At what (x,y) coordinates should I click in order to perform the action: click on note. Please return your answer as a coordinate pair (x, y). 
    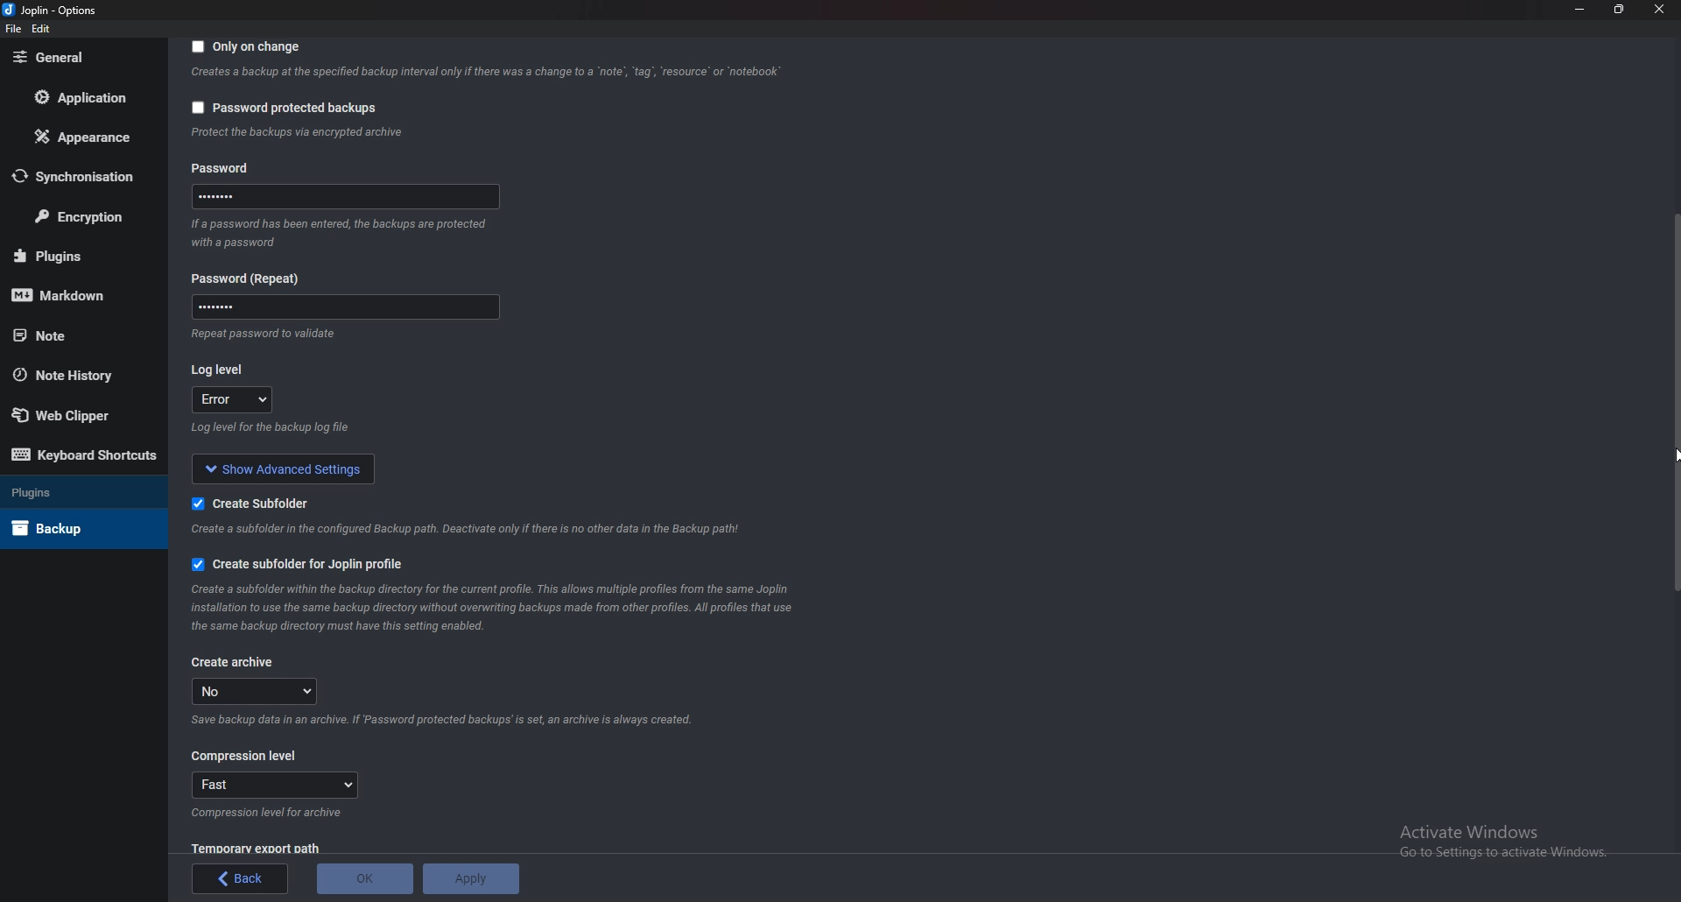
    Looking at the image, I should click on (76, 335).